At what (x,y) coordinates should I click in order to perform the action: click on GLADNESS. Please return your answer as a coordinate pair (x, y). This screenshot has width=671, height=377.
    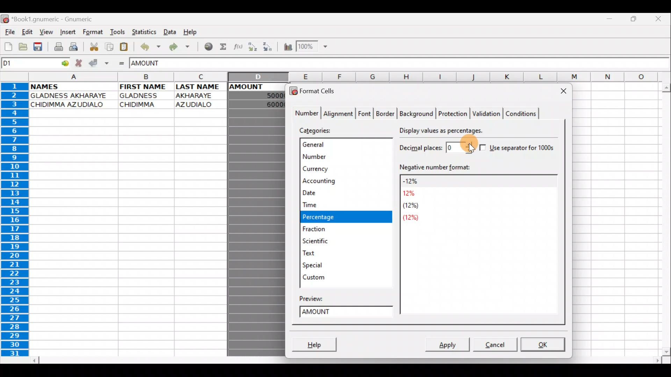
    Looking at the image, I should click on (144, 96).